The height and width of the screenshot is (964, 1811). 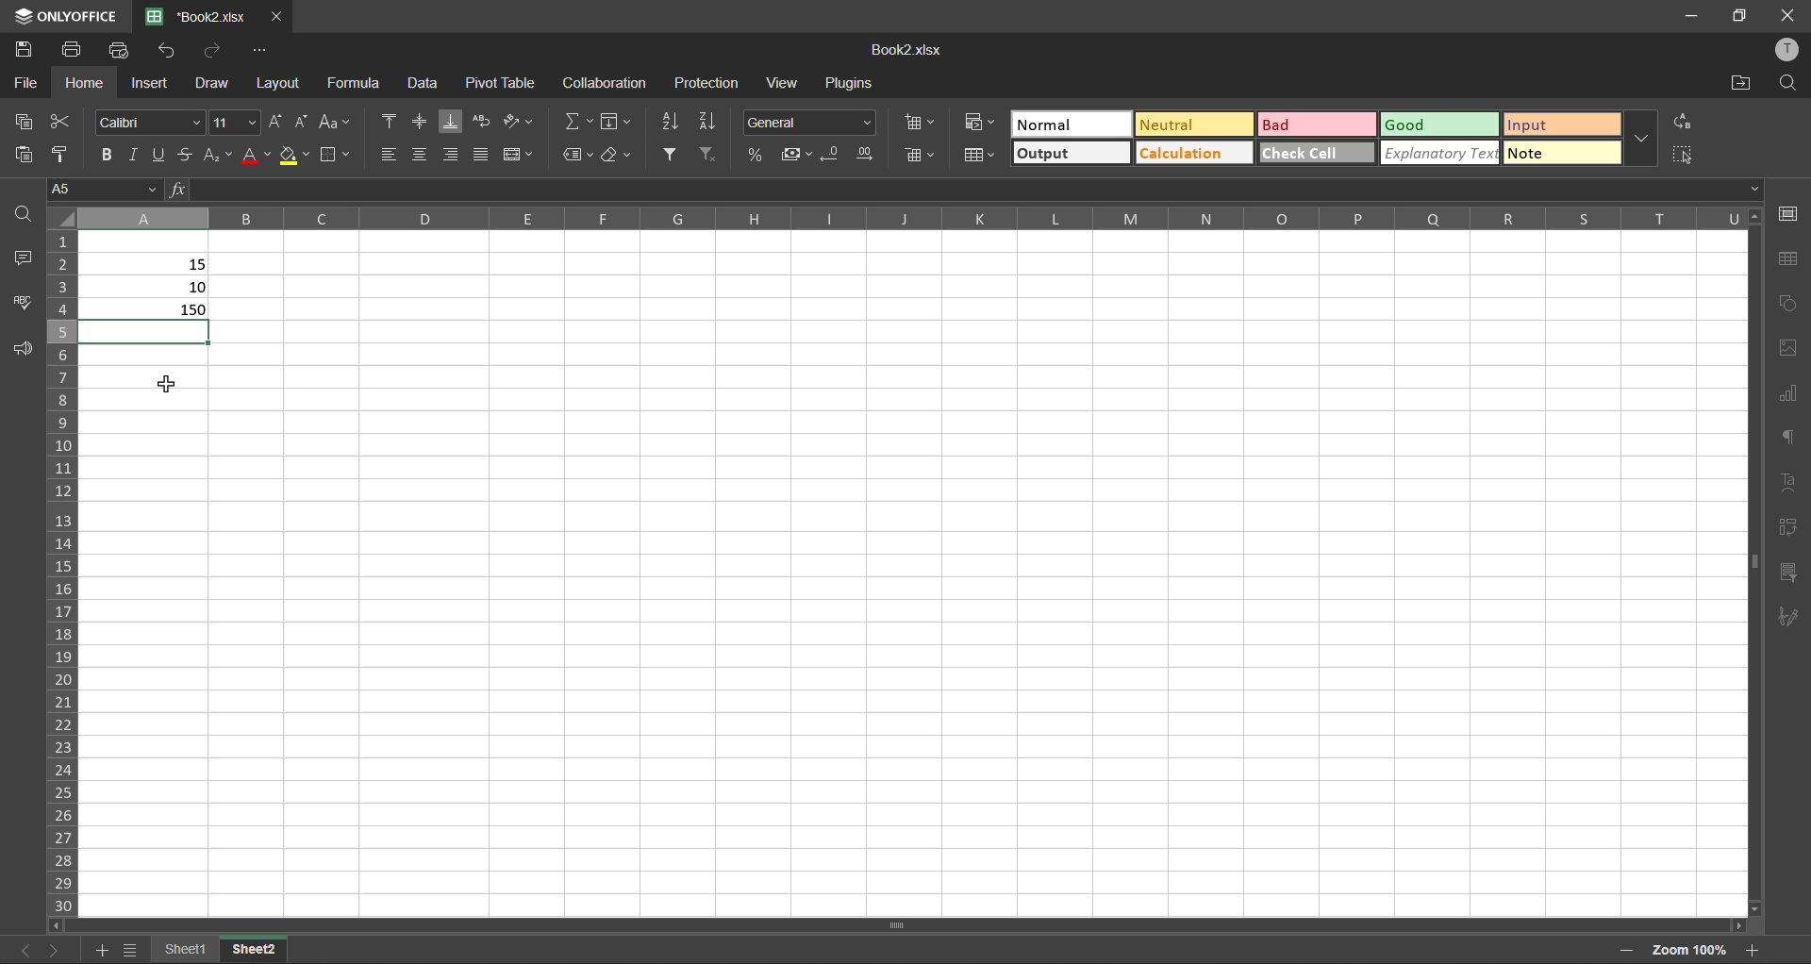 What do you see at coordinates (915, 125) in the screenshot?
I see `insert cells` at bounding box center [915, 125].